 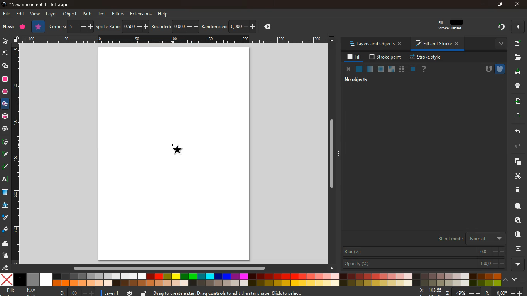 What do you see at coordinates (468, 292) in the screenshot?
I see `zoom` at bounding box center [468, 292].